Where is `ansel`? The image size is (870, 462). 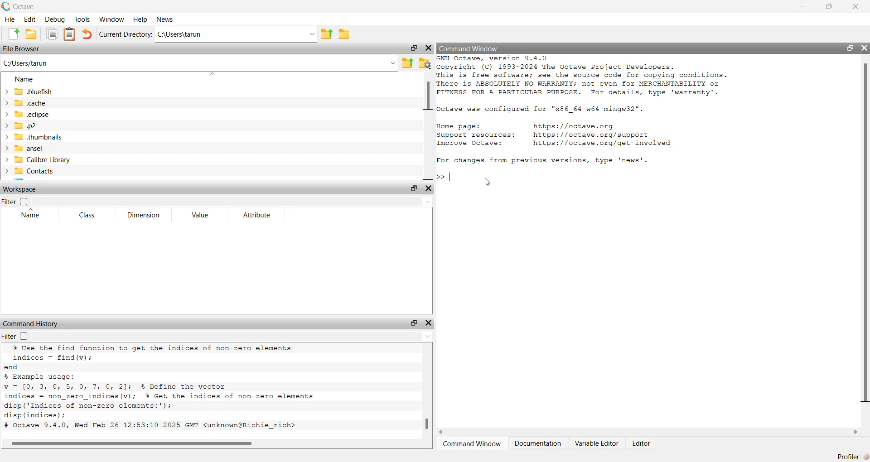
ansel is located at coordinates (27, 149).